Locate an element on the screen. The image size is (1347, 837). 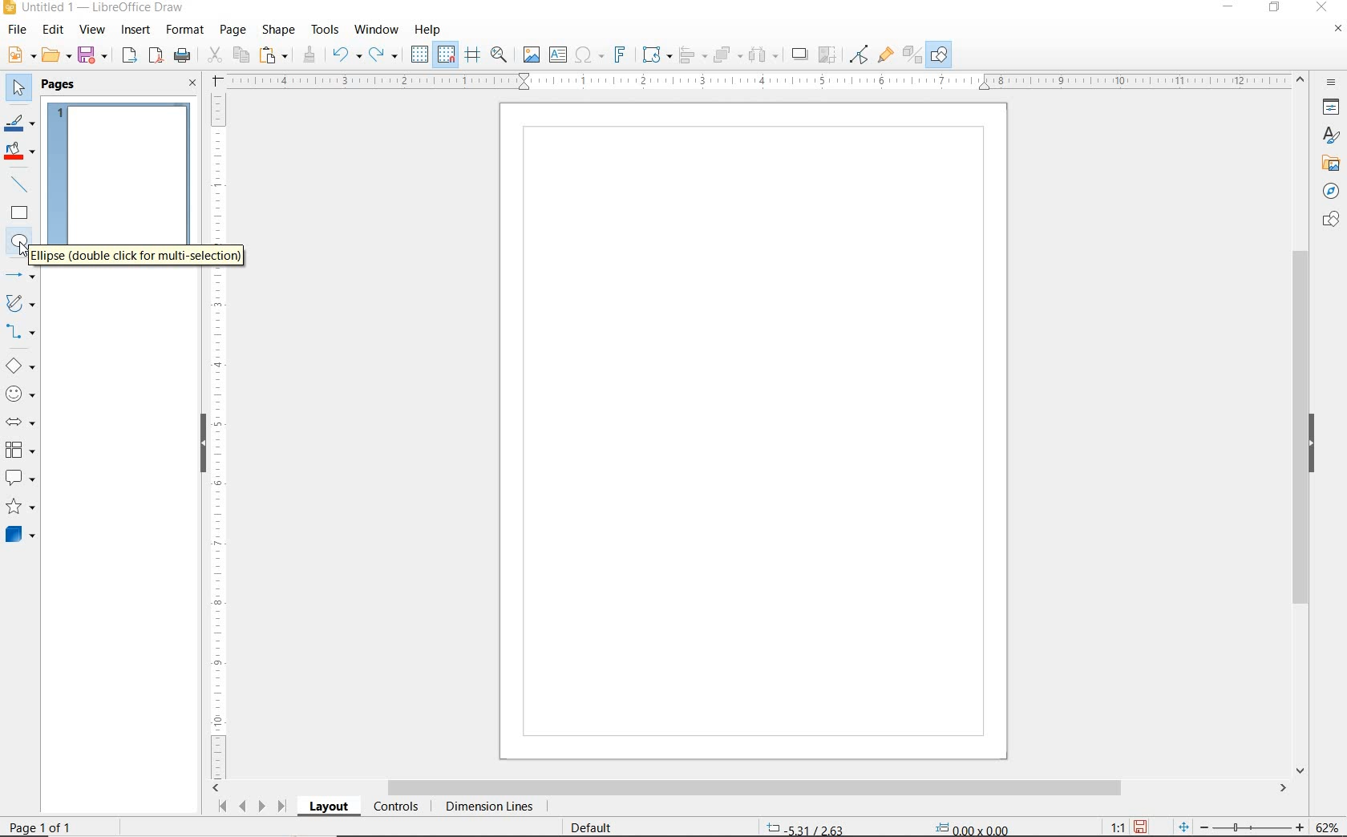
NAVIGATOR is located at coordinates (1326, 192).